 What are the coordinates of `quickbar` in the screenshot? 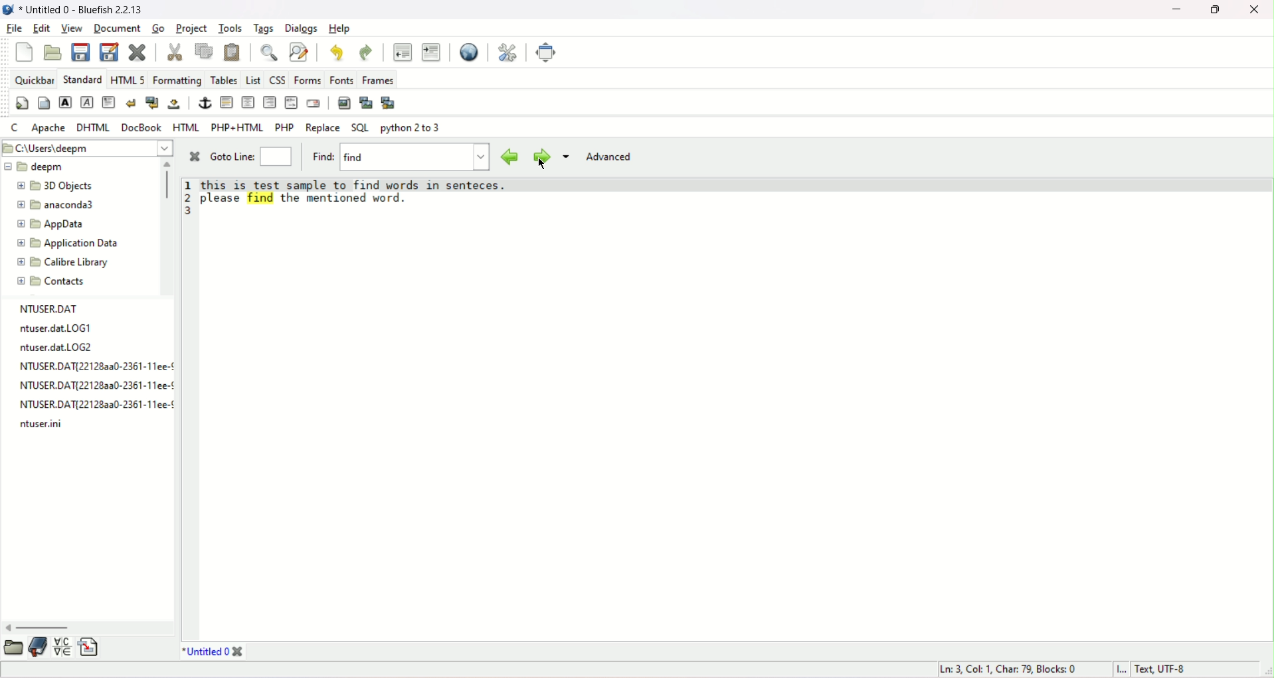 It's located at (34, 79).